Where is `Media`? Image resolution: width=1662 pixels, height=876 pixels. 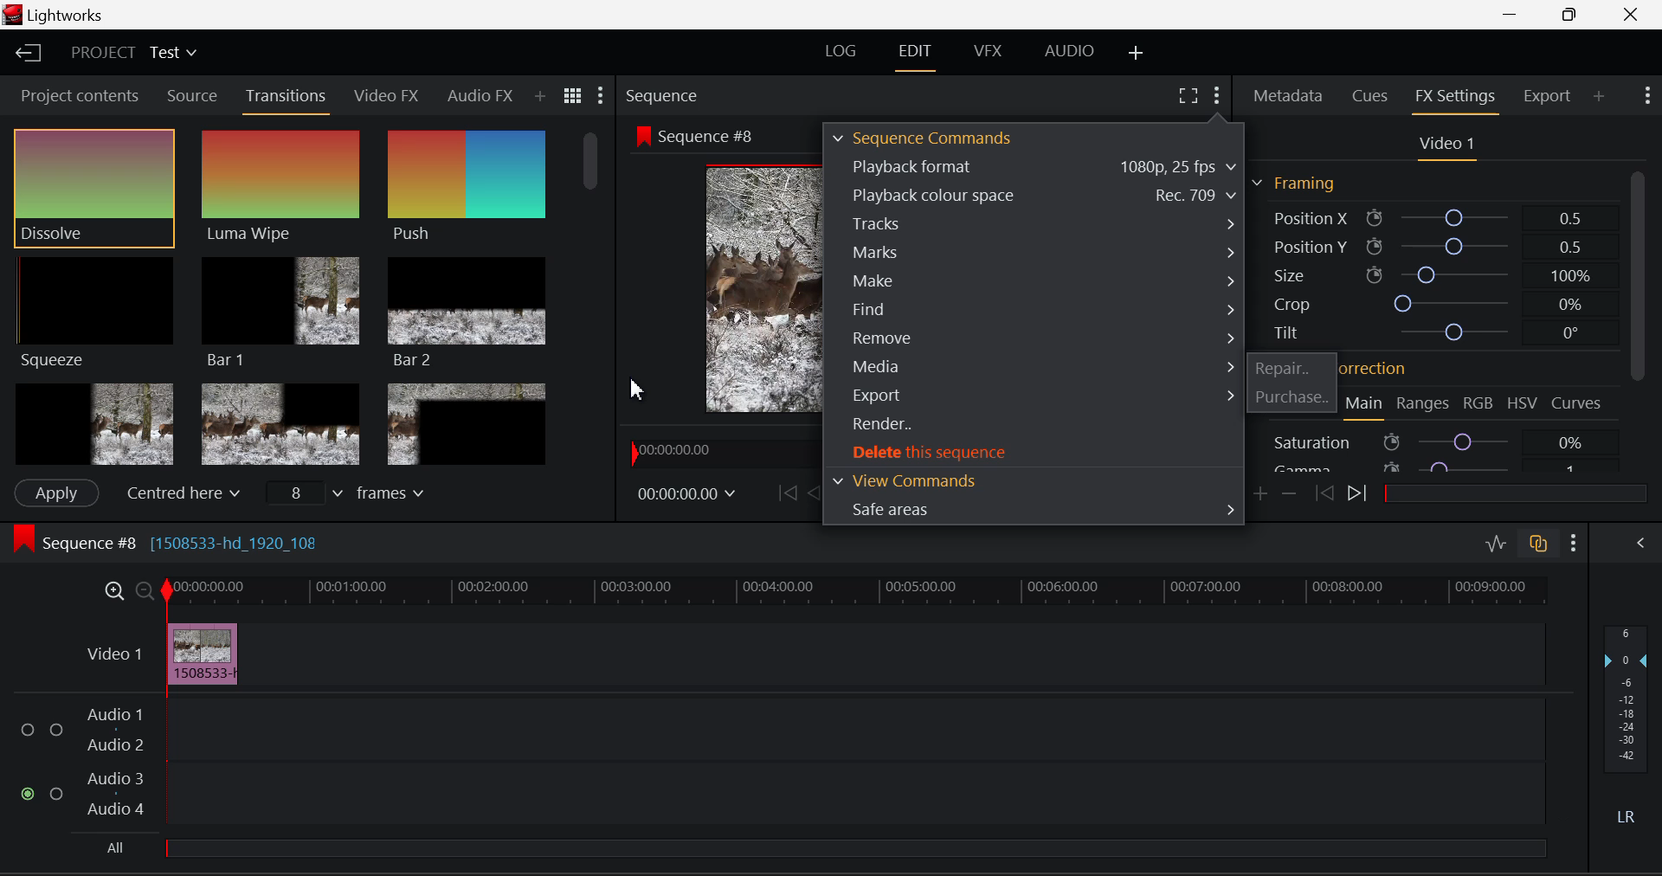
Media is located at coordinates (1037, 365).